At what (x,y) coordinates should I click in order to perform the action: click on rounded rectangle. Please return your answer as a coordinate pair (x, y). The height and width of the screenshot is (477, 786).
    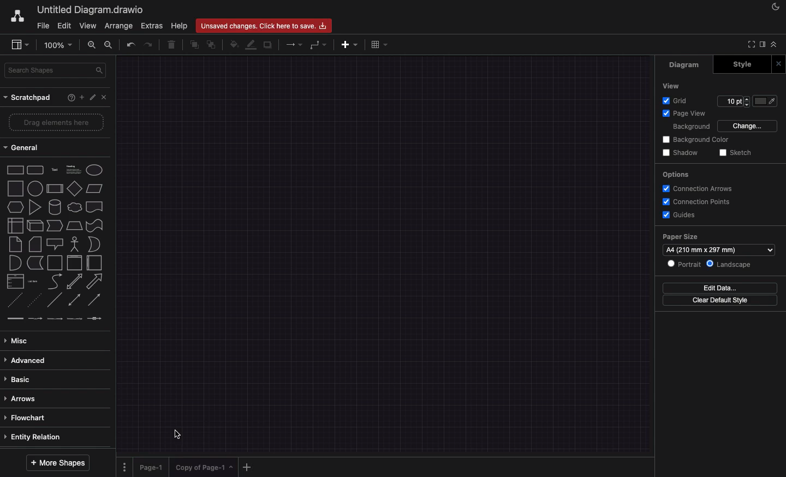
    Looking at the image, I should click on (36, 170).